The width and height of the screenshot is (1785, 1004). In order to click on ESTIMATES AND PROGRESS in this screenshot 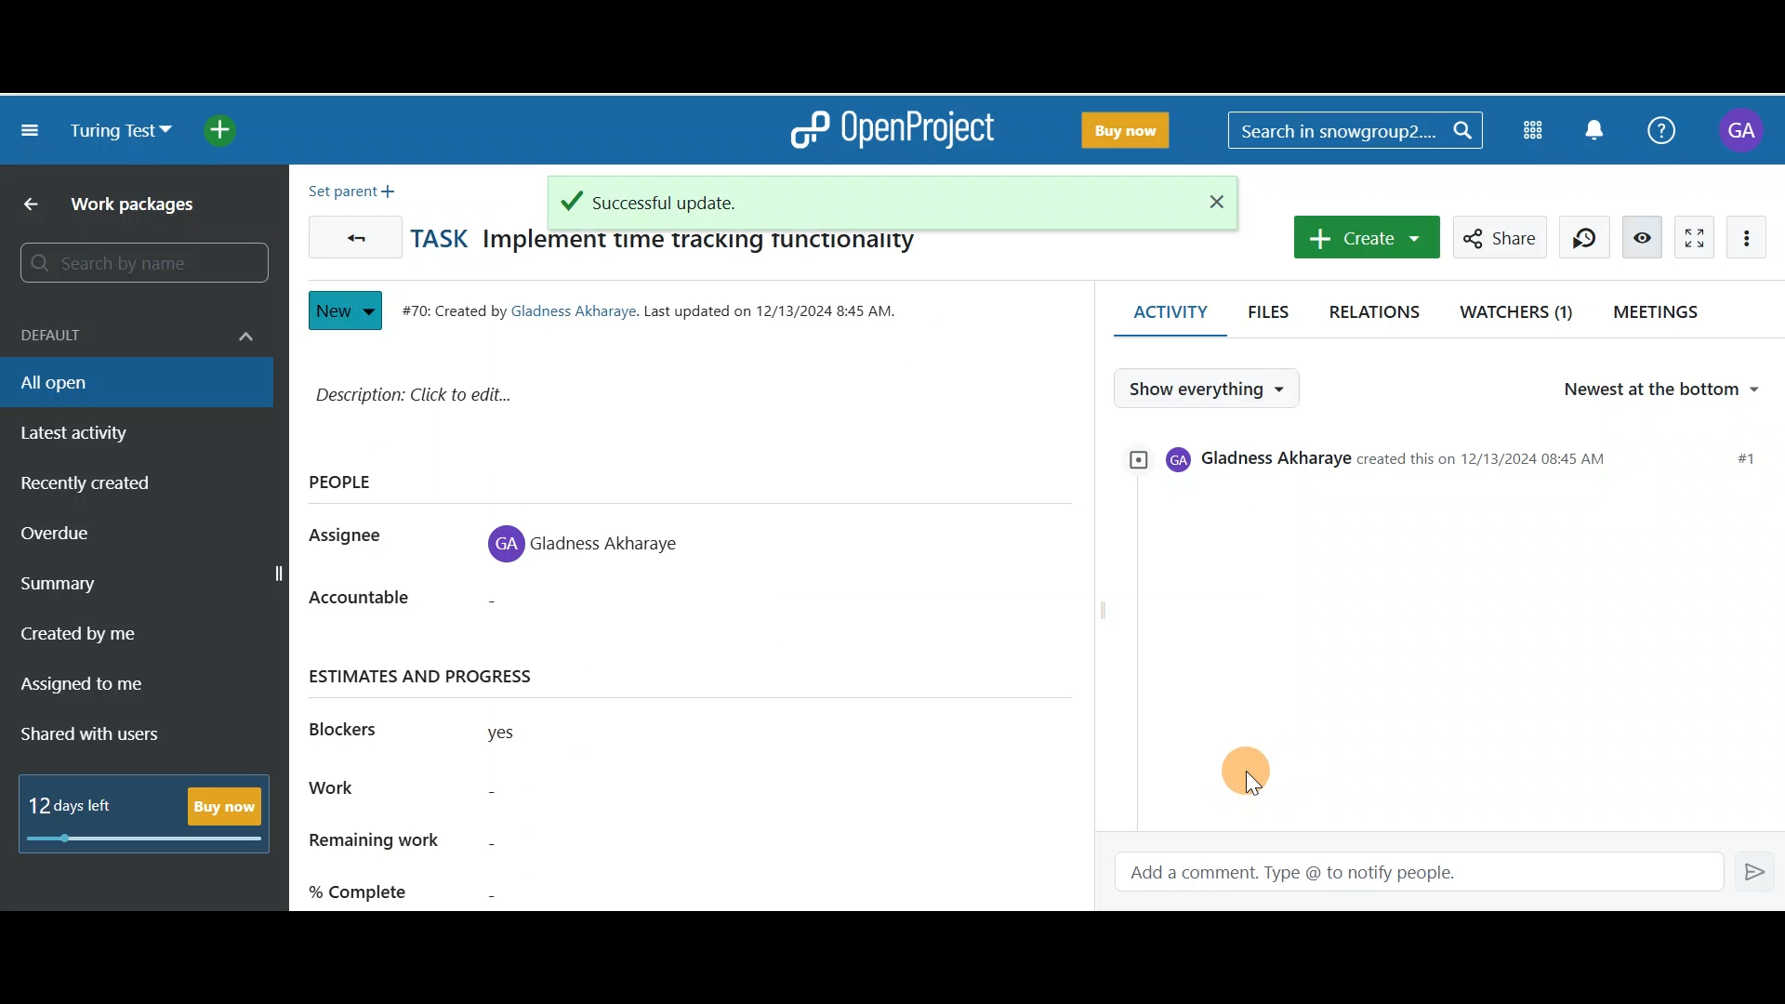, I will do `click(443, 676)`.